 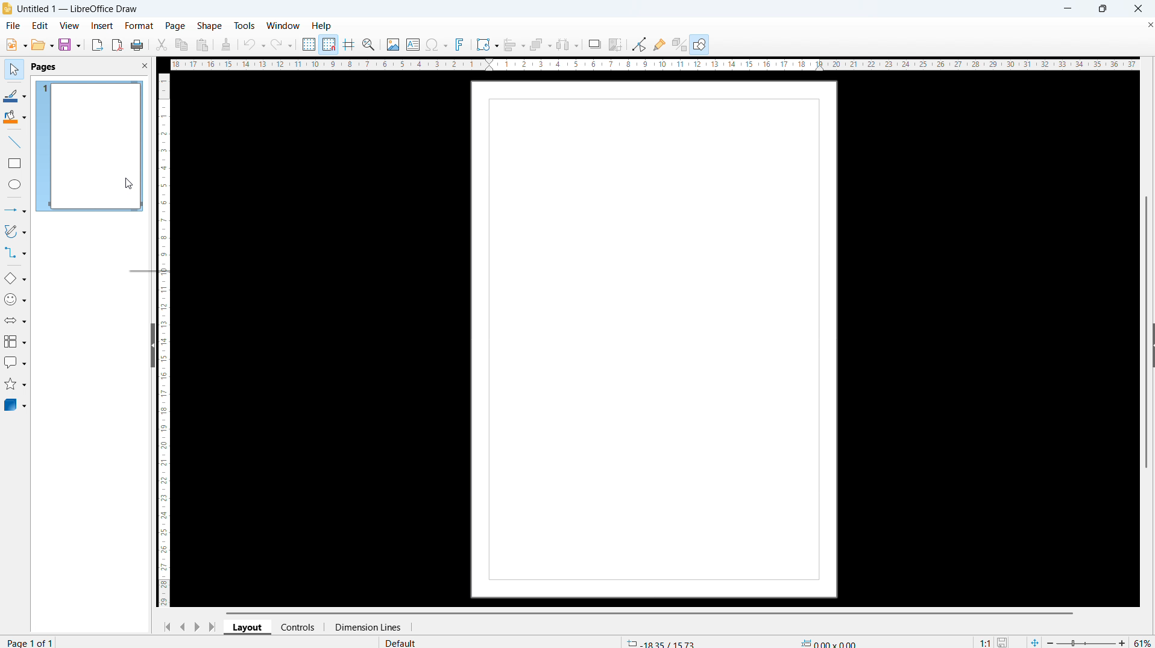 What do you see at coordinates (128, 185) in the screenshot?
I see `cursor` at bounding box center [128, 185].